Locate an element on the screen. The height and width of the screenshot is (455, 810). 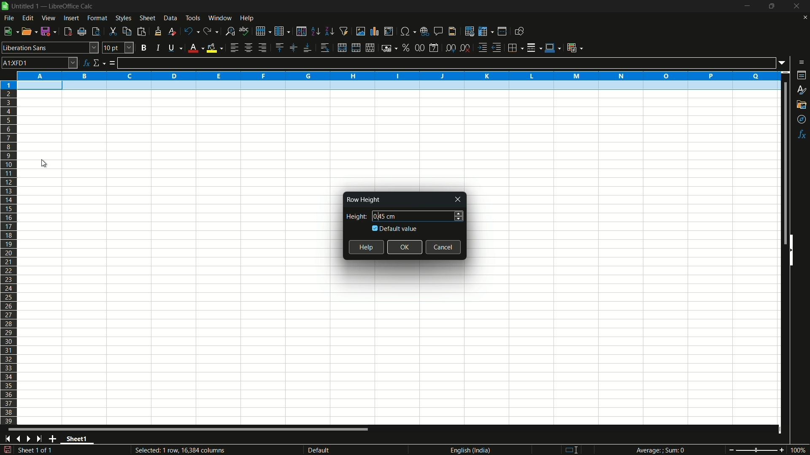
insert or edit pivot table is located at coordinates (388, 31).